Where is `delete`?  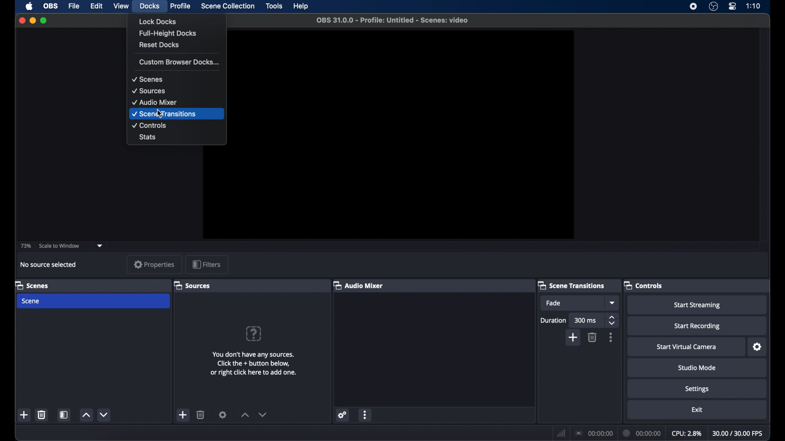
delete is located at coordinates (201, 414).